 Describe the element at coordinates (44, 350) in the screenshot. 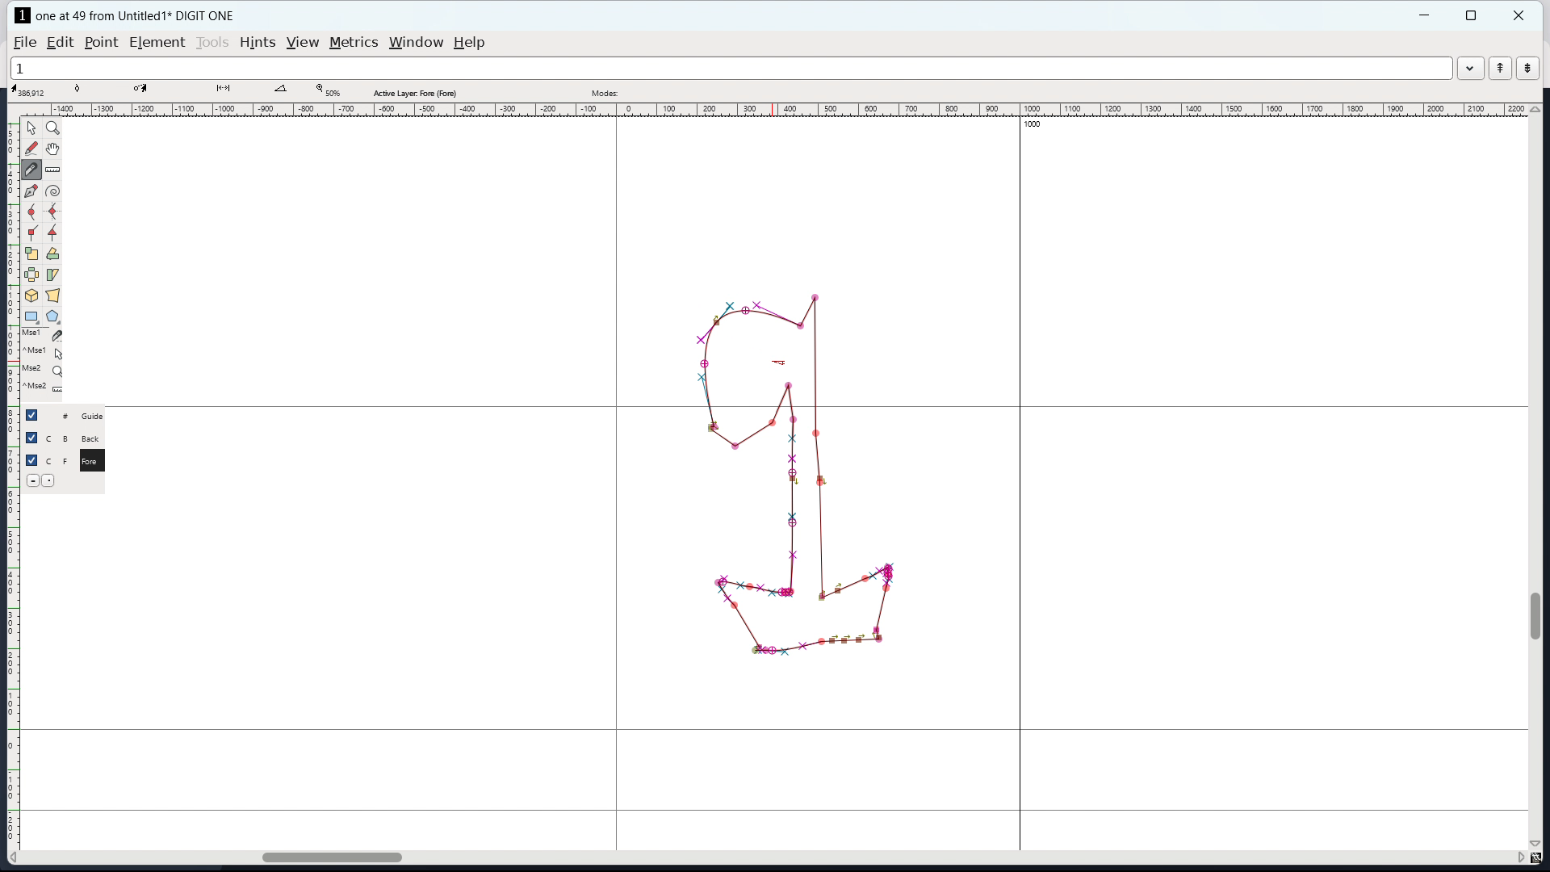

I see `^mse1` at that location.